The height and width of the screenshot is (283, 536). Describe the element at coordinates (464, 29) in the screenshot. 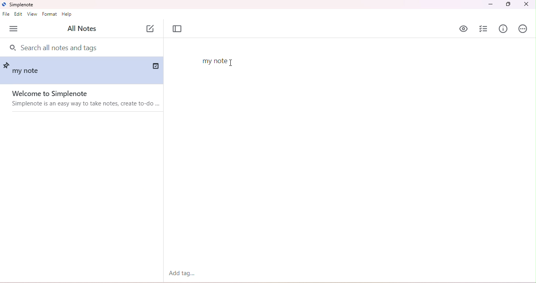

I see `preview` at that location.